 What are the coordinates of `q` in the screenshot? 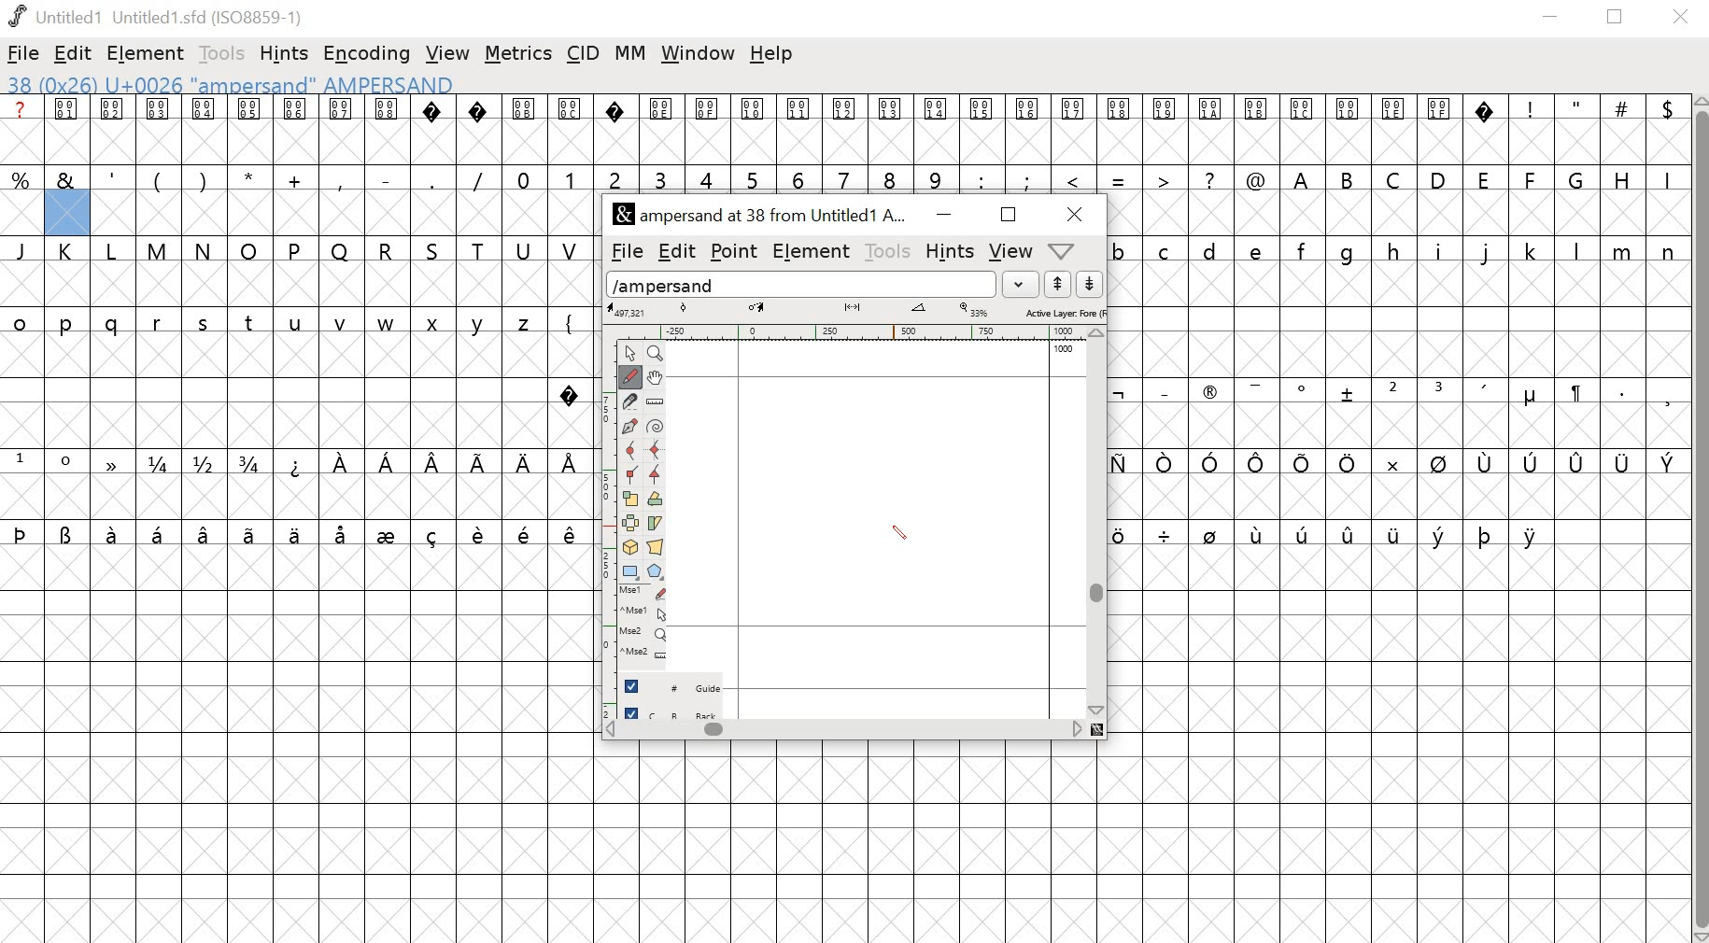 It's located at (116, 325).